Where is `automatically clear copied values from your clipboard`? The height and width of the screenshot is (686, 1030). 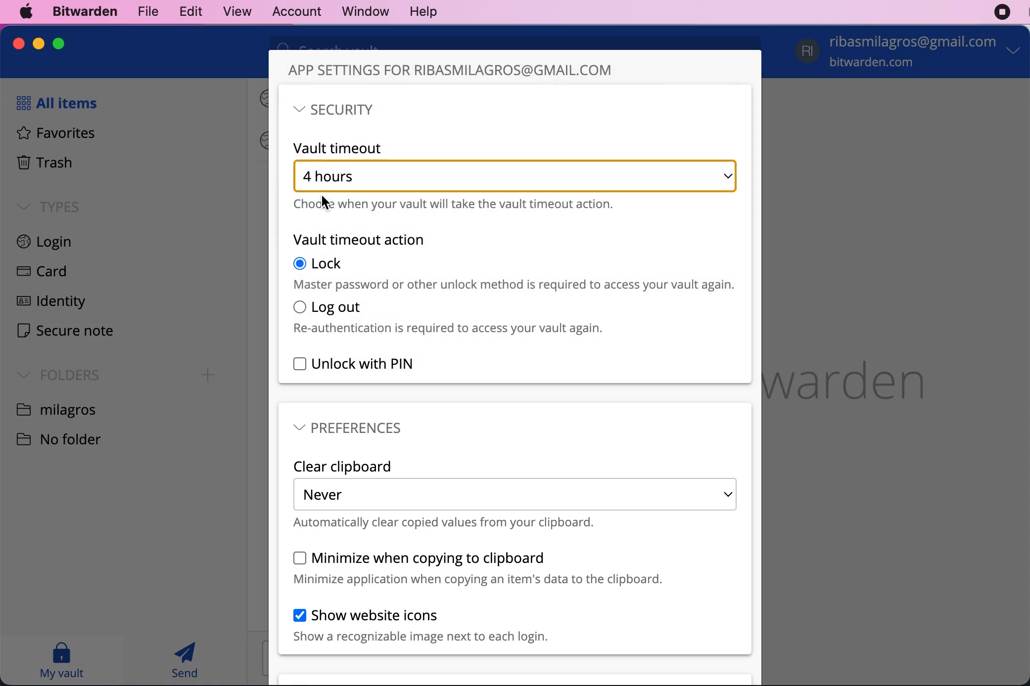
automatically clear copied values from your clipboard is located at coordinates (445, 523).